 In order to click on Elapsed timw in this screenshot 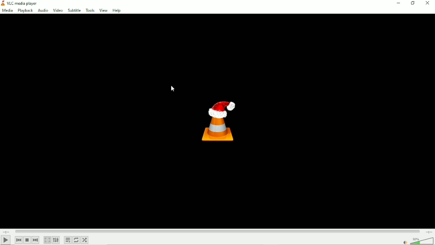, I will do `click(5, 231)`.